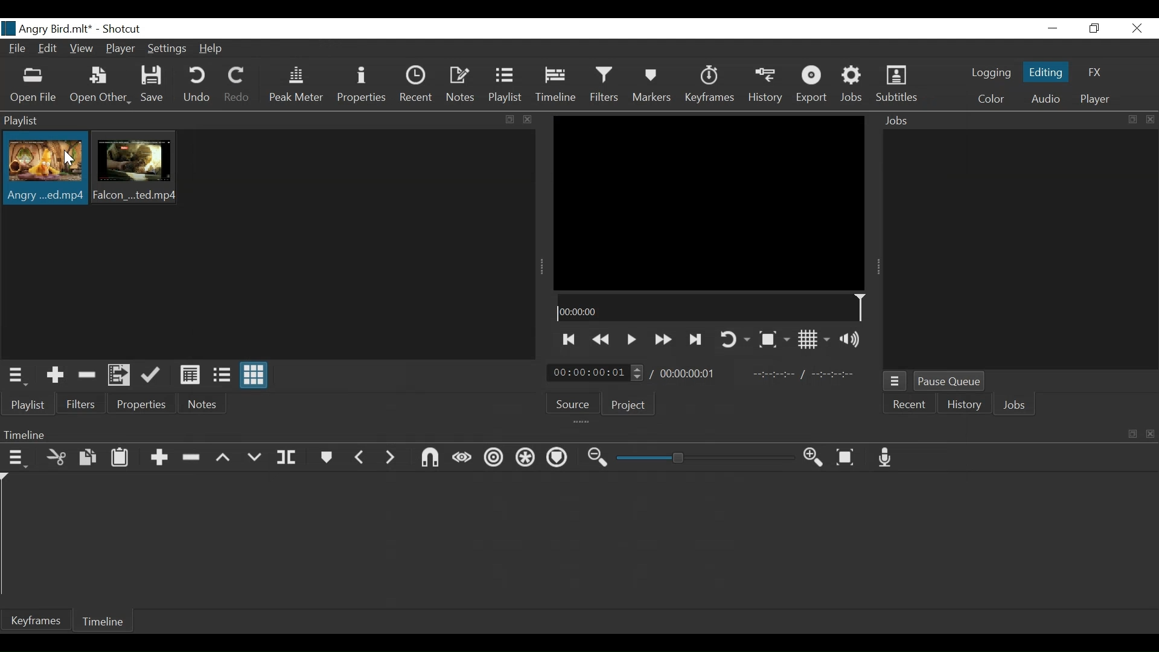 The image size is (1159, 652). I want to click on Minimize, so click(1053, 28).